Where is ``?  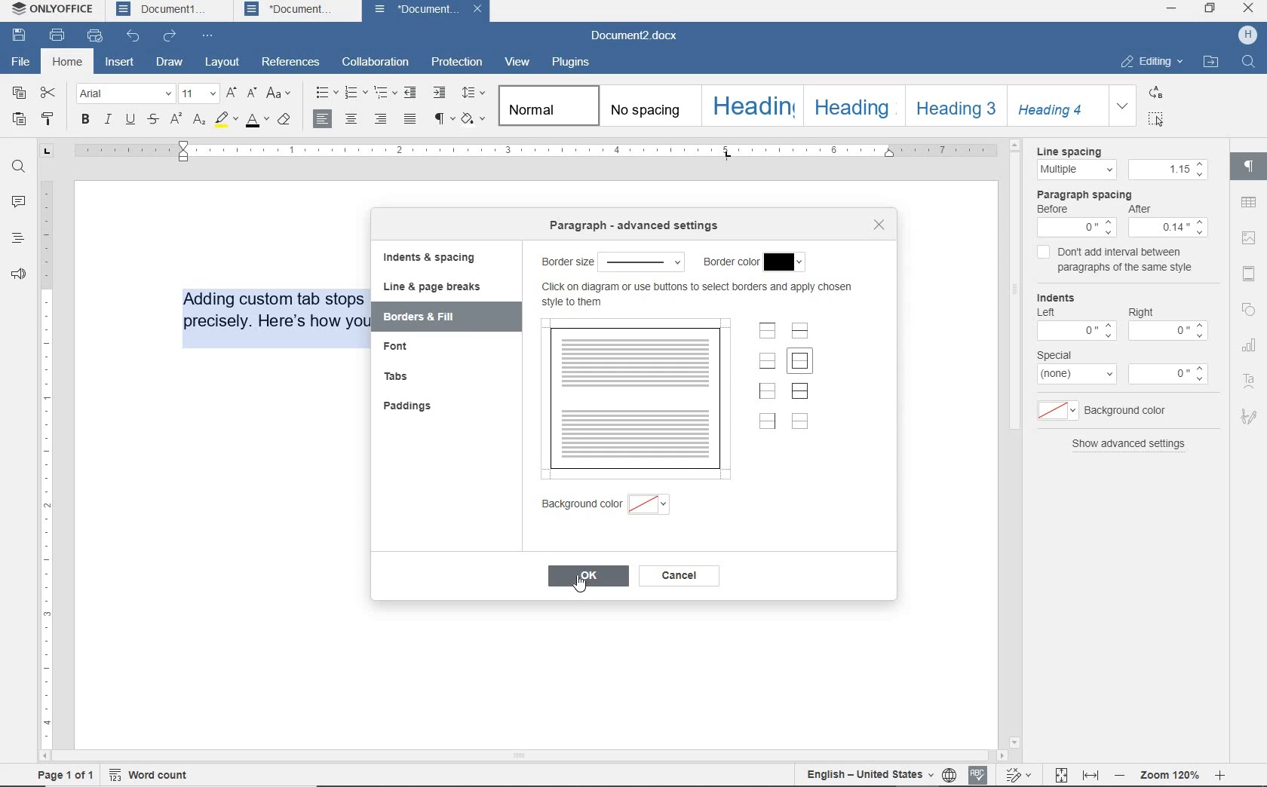  is located at coordinates (1078, 227).